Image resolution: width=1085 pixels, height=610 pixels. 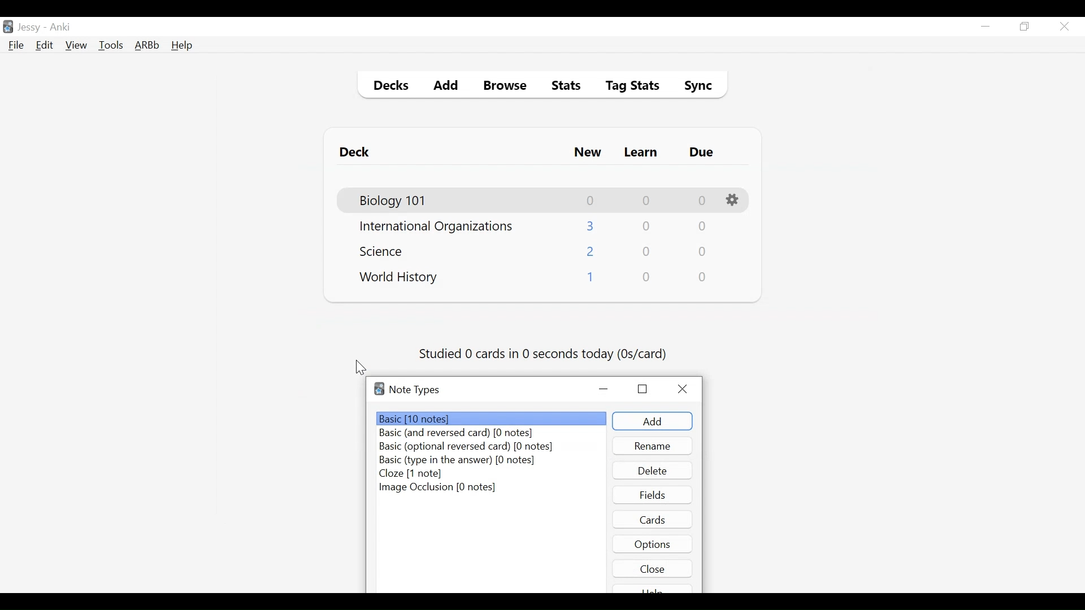 What do you see at coordinates (562, 86) in the screenshot?
I see `Stats` at bounding box center [562, 86].